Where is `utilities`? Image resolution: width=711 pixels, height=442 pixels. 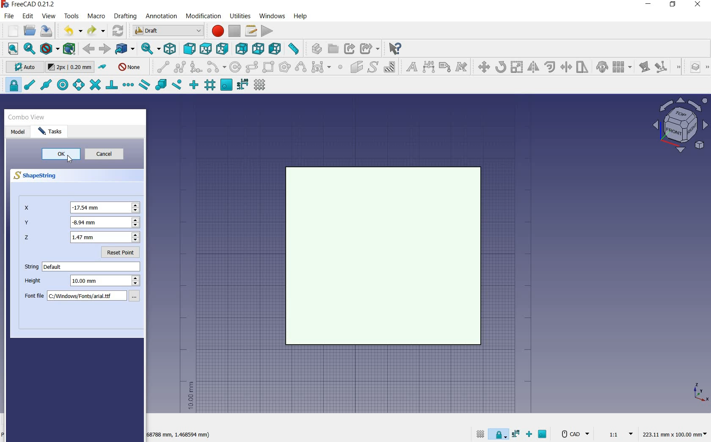
utilities is located at coordinates (241, 15).